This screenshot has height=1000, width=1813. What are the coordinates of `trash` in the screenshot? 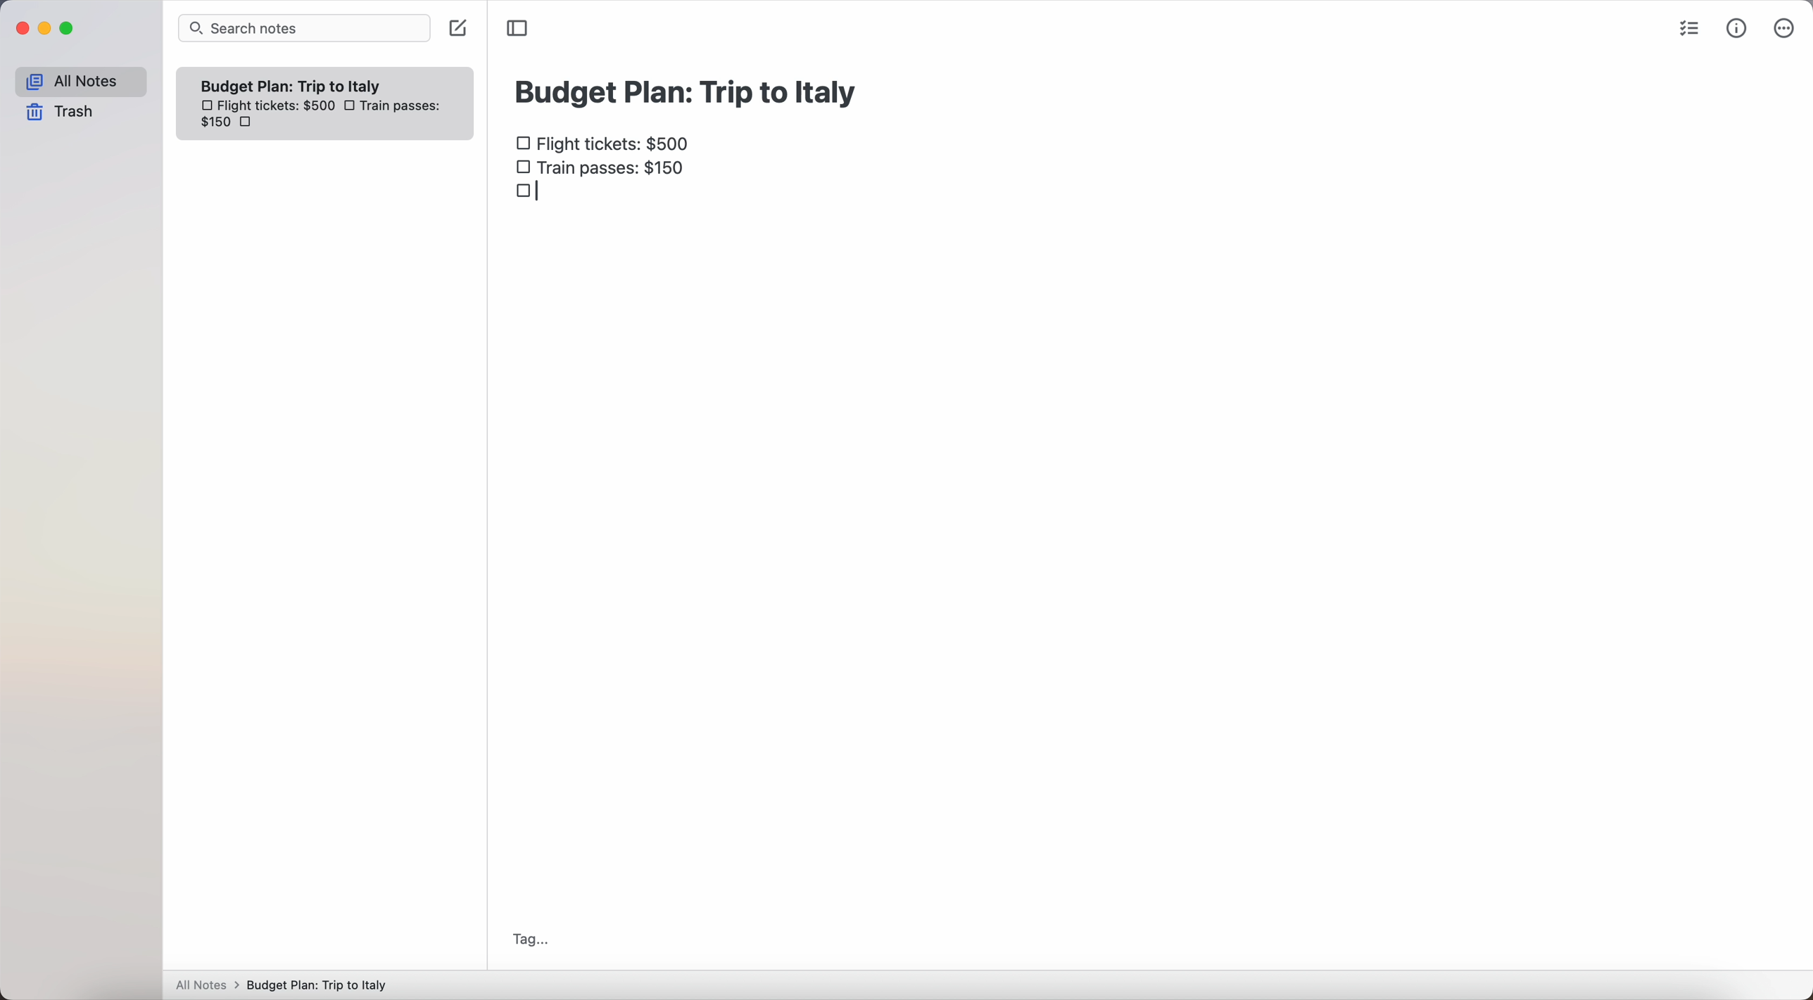 It's located at (61, 112).